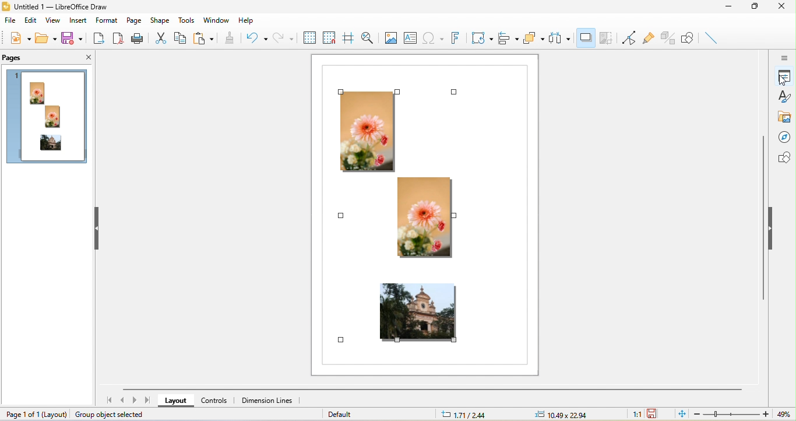 This screenshot has width=796, height=421. Describe the element at coordinates (101, 40) in the screenshot. I see `export` at that location.